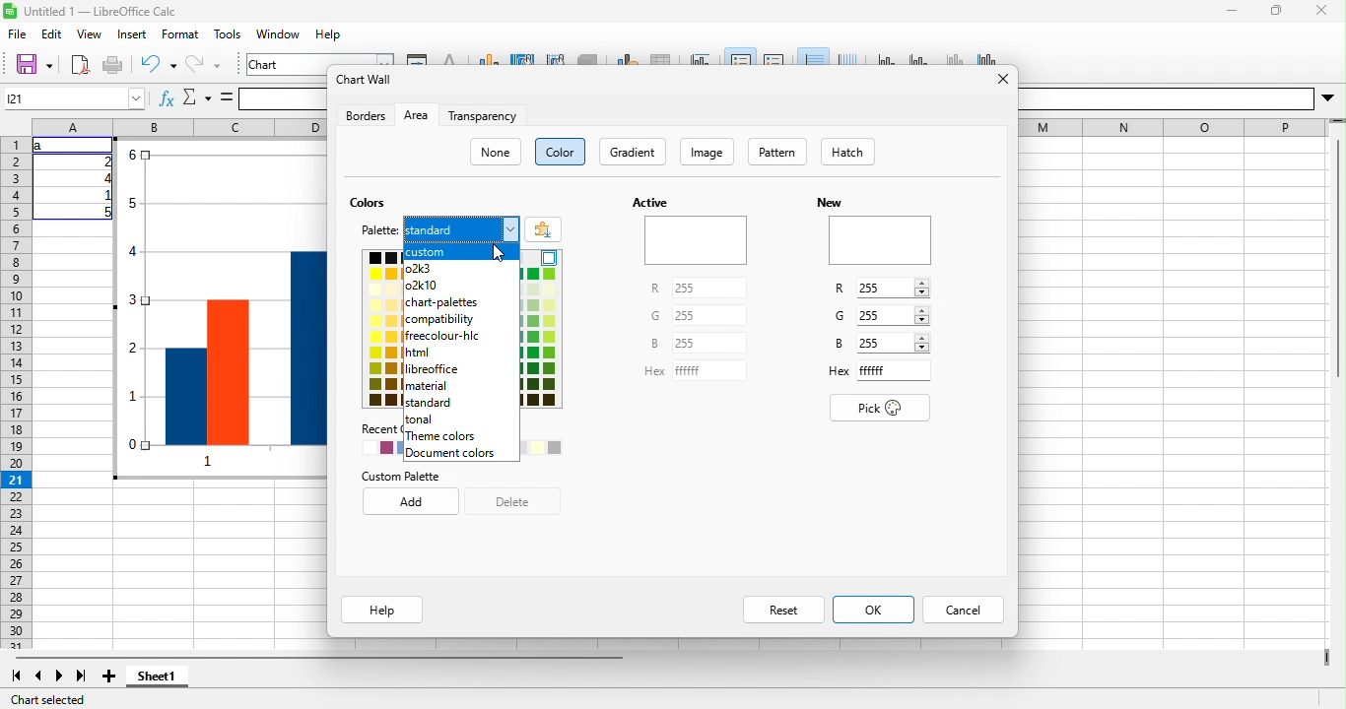 This screenshot has width=1346, height=709. What do you see at coordinates (1166, 99) in the screenshot?
I see `` at bounding box center [1166, 99].